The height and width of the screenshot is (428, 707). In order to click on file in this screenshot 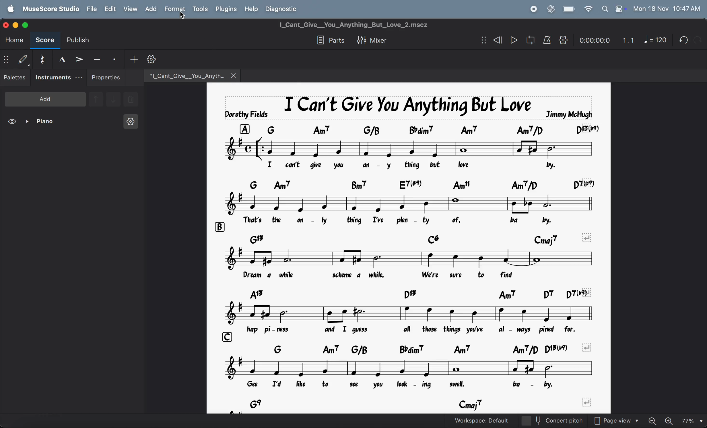, I will do `click(92, 9)`.